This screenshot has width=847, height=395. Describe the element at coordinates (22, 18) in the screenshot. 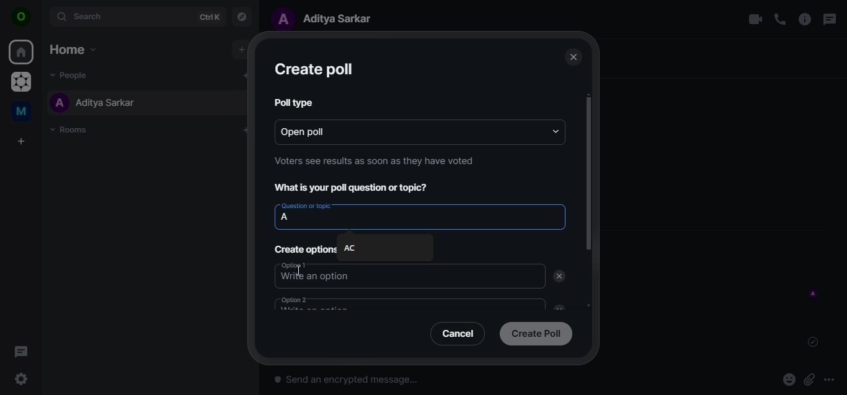

I see `view profile` at that location.